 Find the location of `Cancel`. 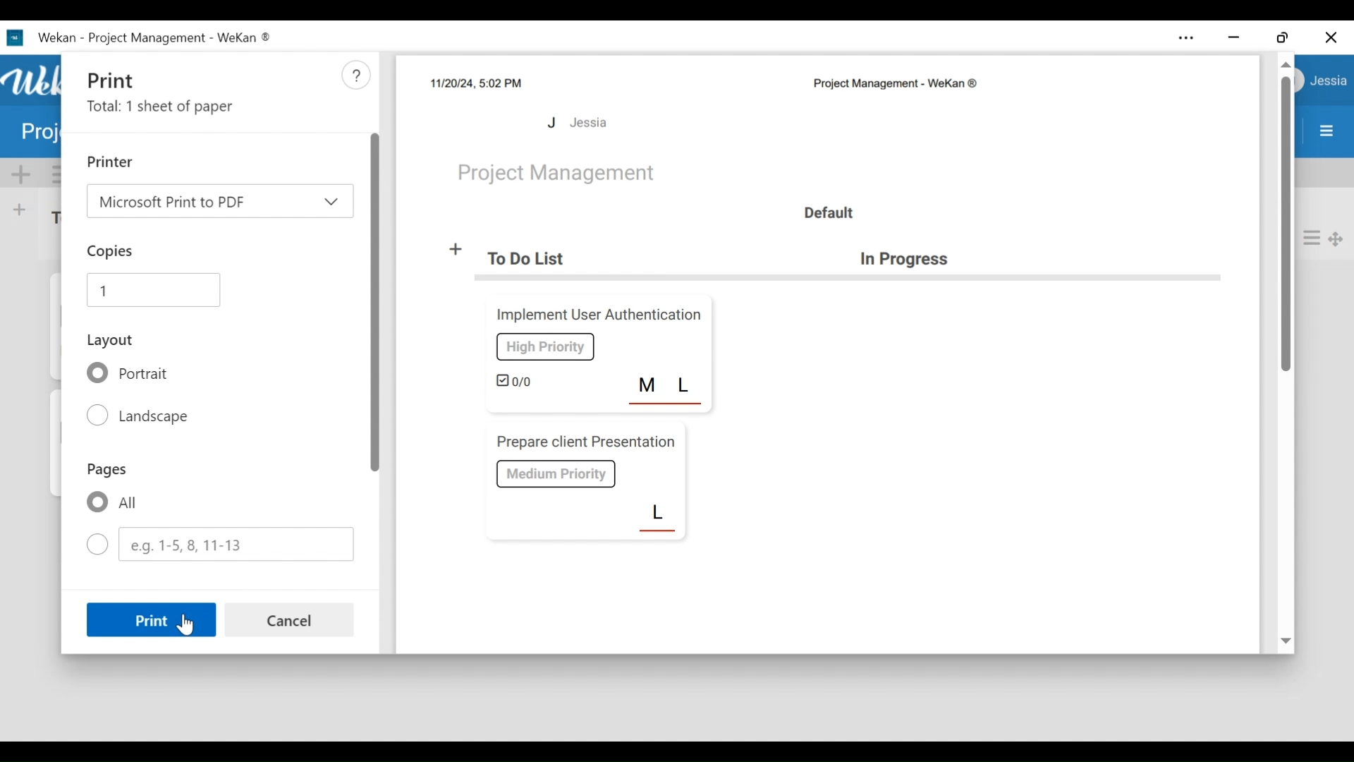

Cancel is located at coordinates (290, 621).